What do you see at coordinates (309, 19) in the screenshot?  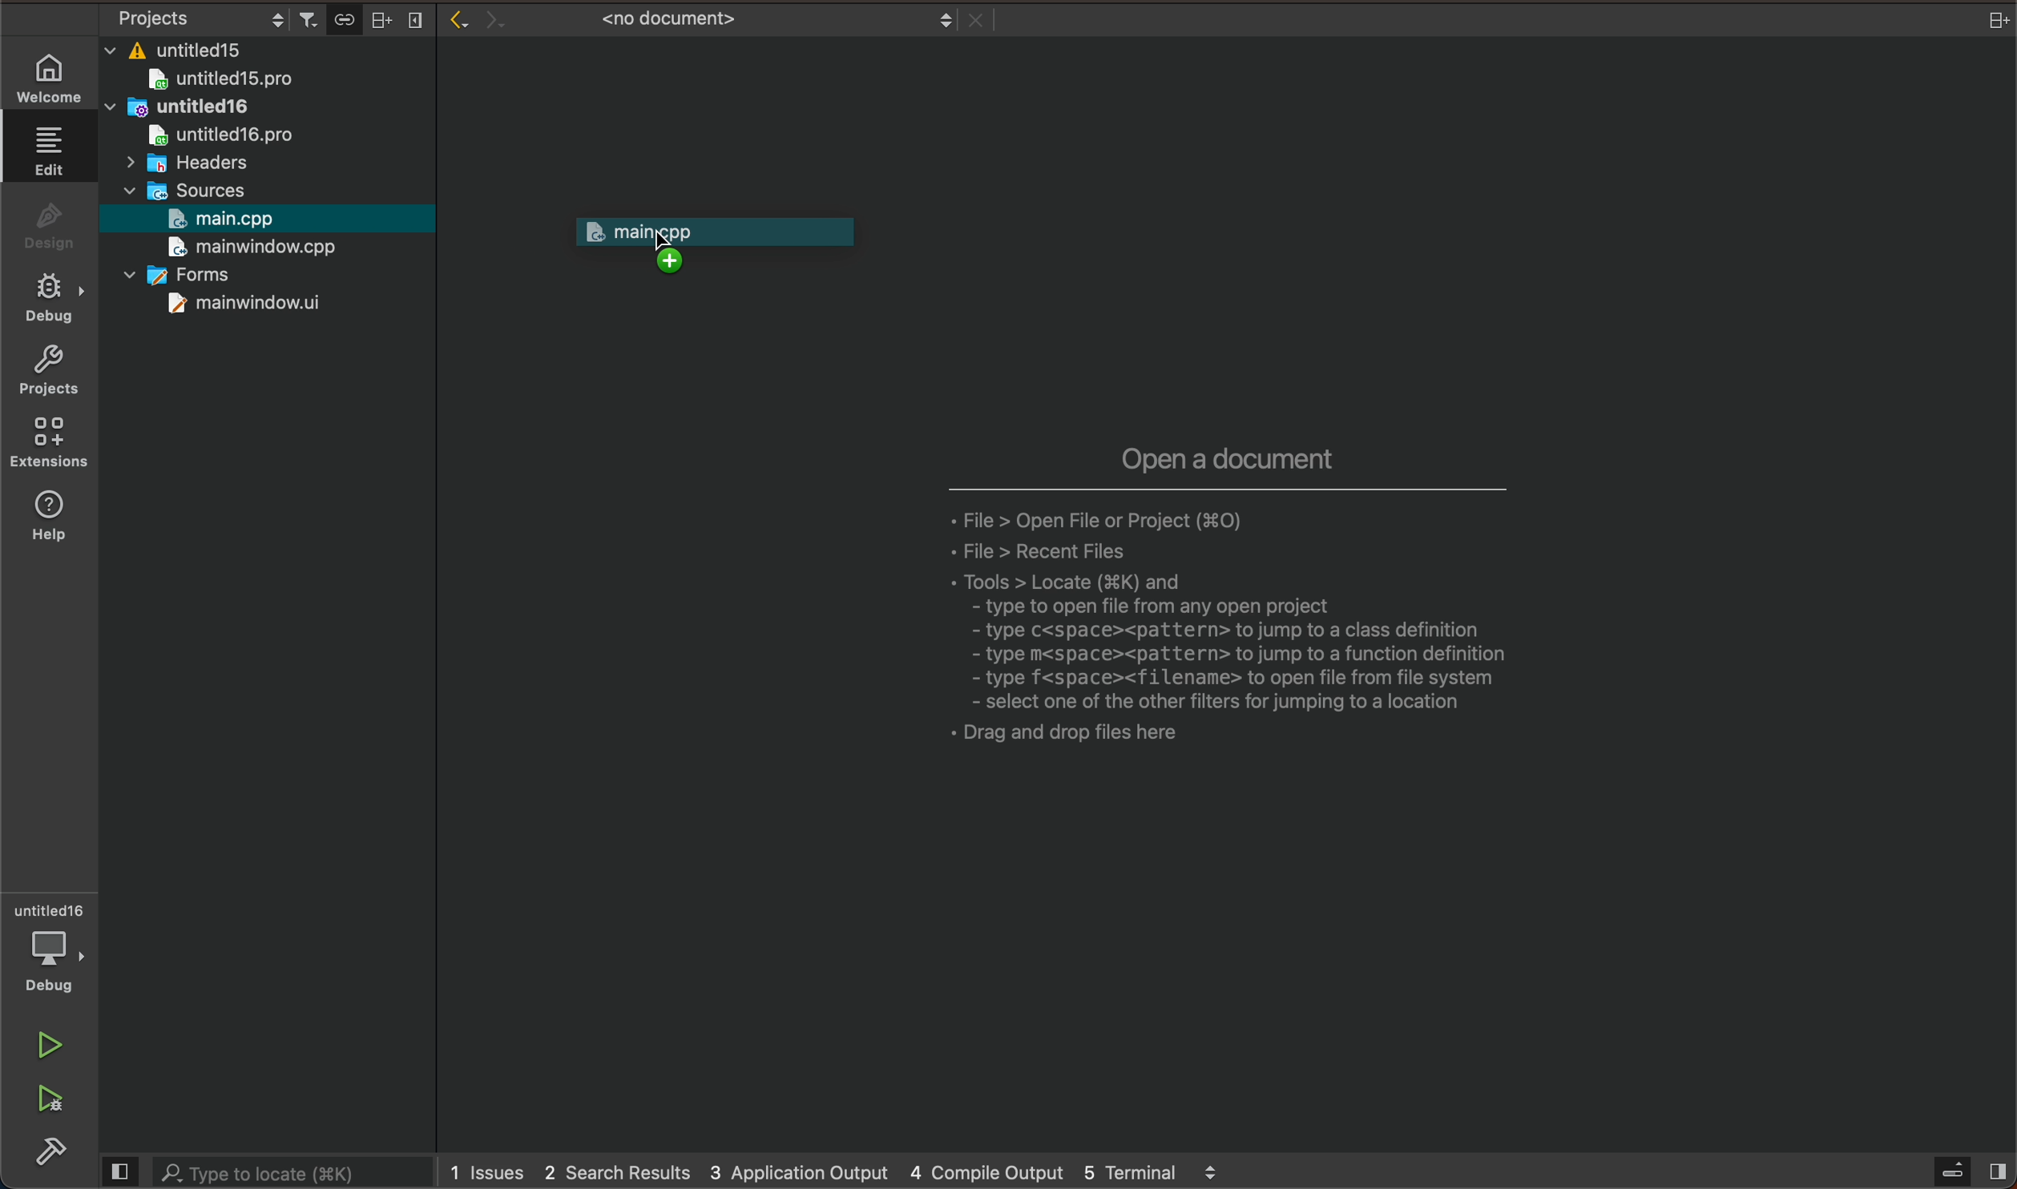 I see `filter` at bounding box center [309, 19].